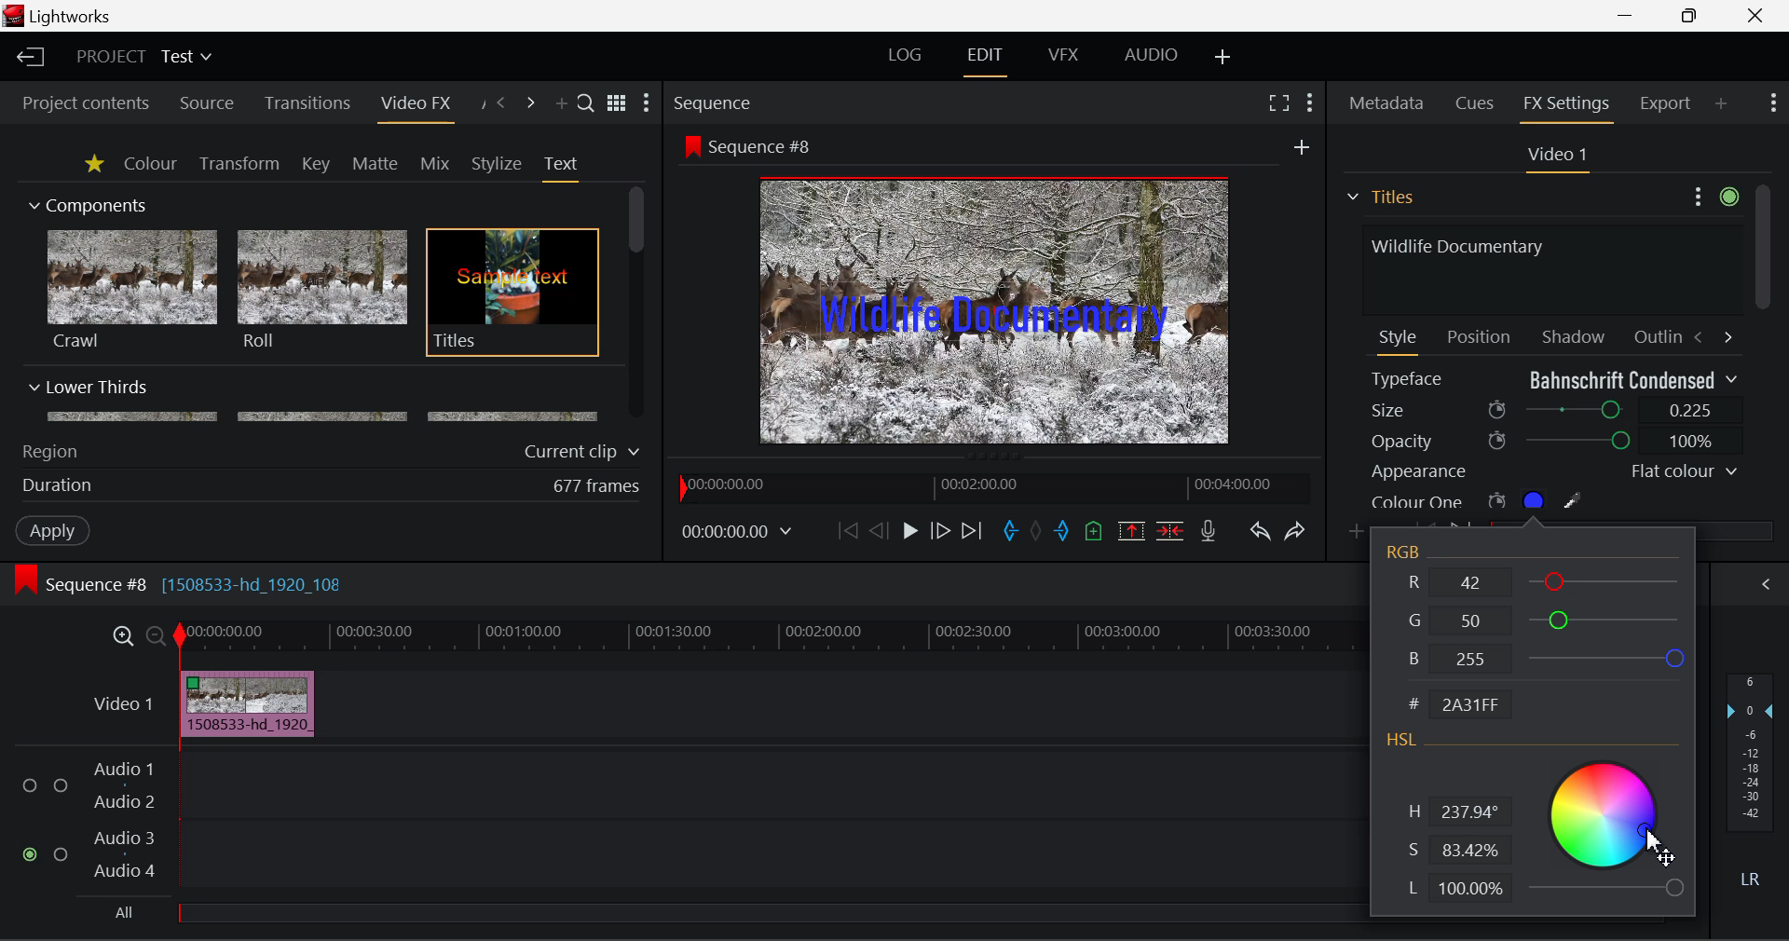 The height and width of the screenshot is (941, 1789). I want to click on Add Layout, so click(1225, 59).